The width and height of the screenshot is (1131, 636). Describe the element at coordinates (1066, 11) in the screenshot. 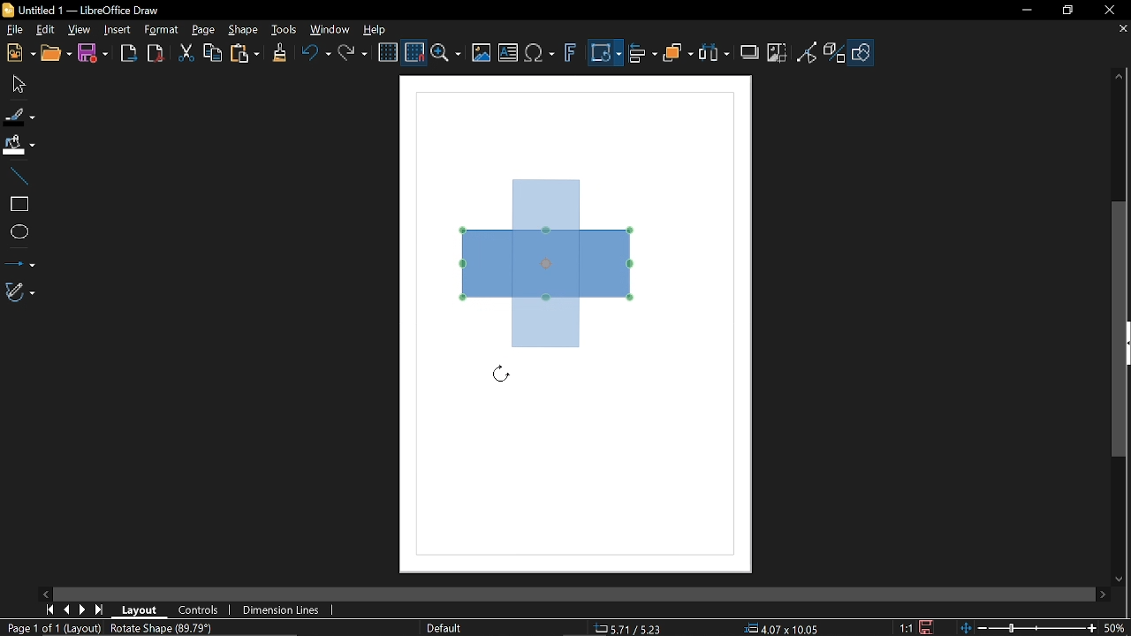

I see `restore down` at that location.